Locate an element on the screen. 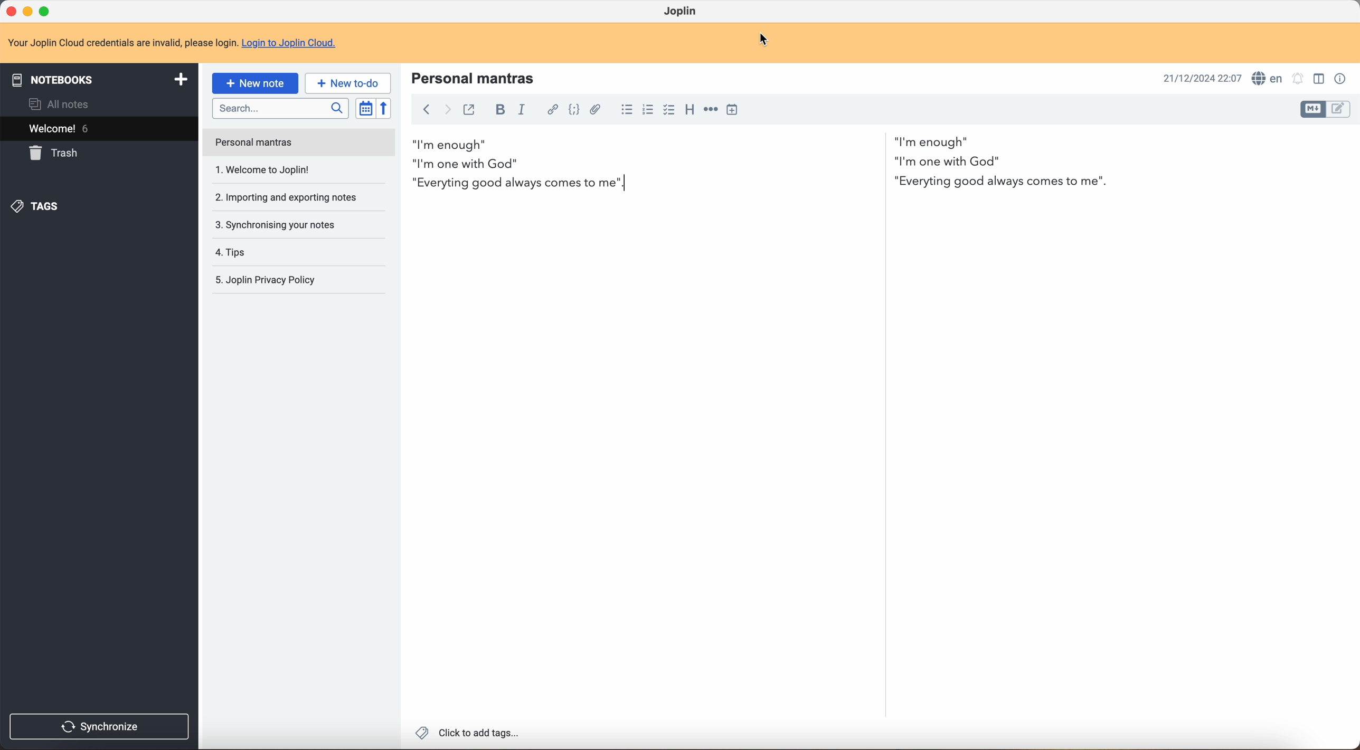 The image size is (1360, 750). bulleted list is located at coordinates (626, 110).